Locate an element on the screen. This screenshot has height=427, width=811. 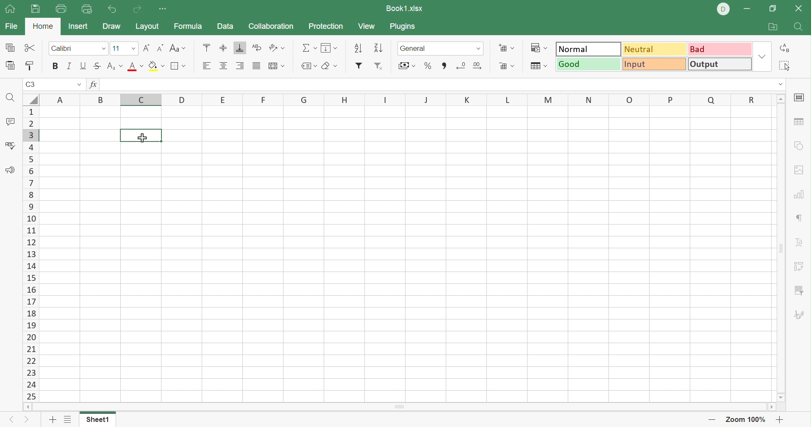
Column names is located at coordinates (408, 99).